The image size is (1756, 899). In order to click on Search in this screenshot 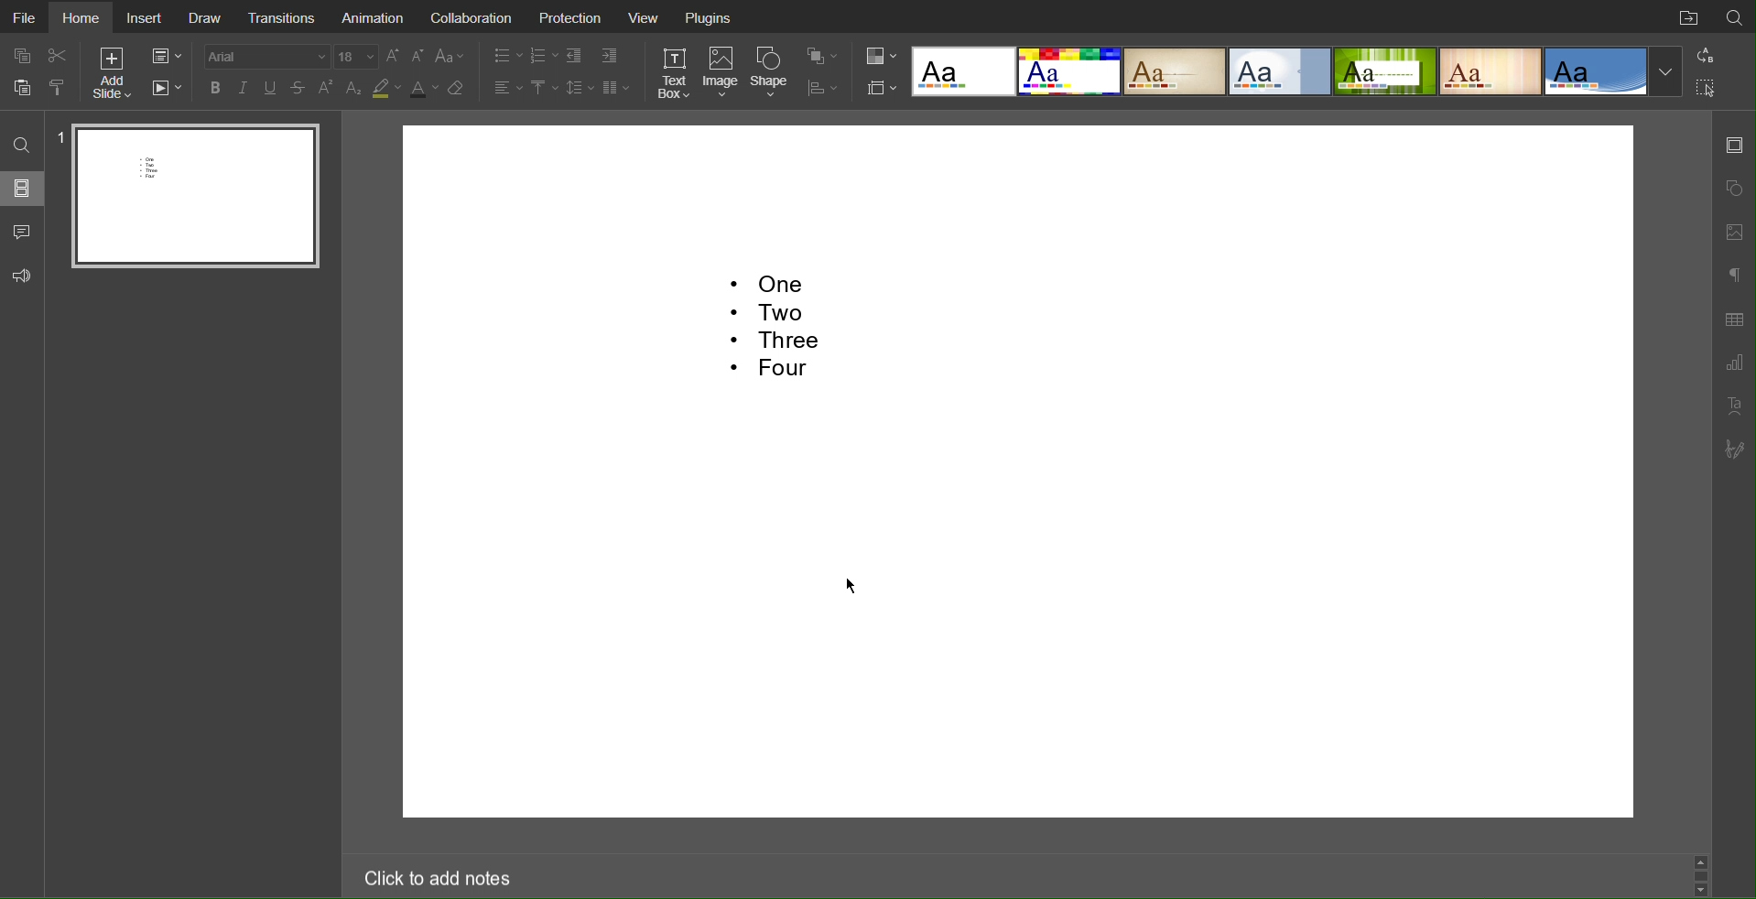, I will do `click(21, 143)`.